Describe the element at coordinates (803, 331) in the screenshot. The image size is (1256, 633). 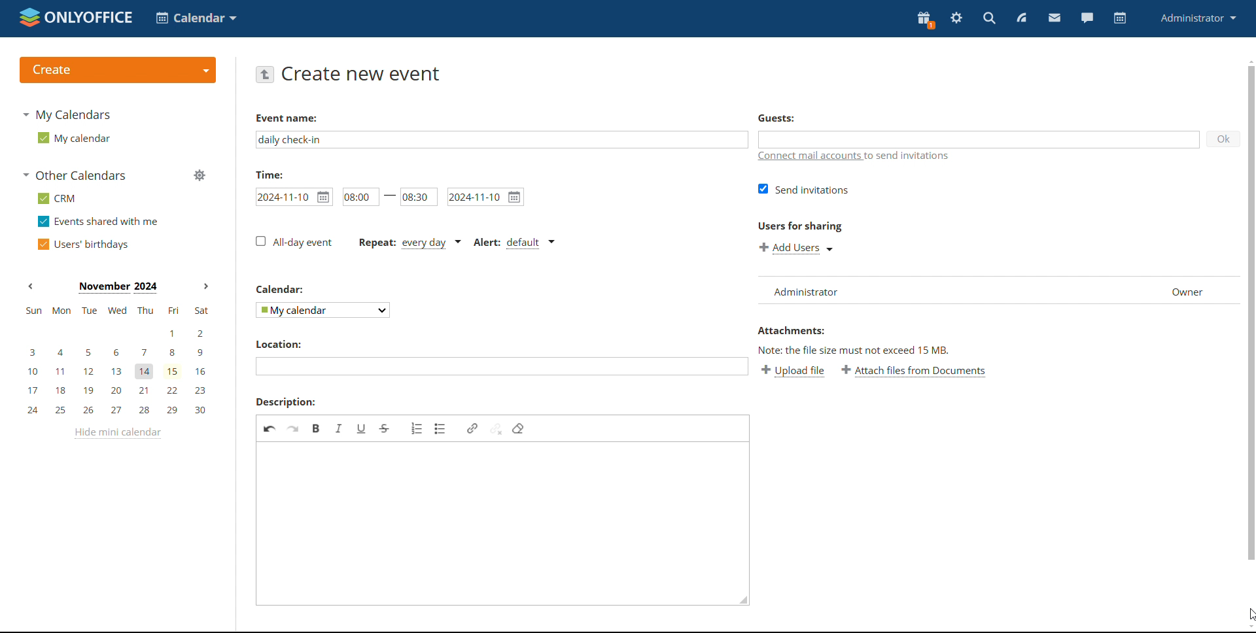
I see `attachment:` at that location.